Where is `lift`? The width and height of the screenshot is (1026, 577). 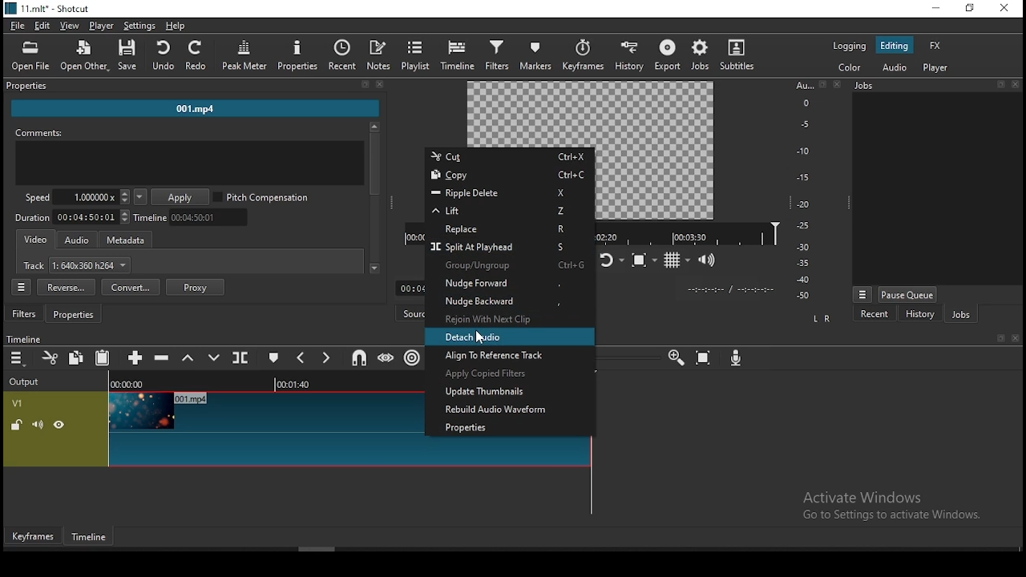
lift is located at coordinates (505, 210).